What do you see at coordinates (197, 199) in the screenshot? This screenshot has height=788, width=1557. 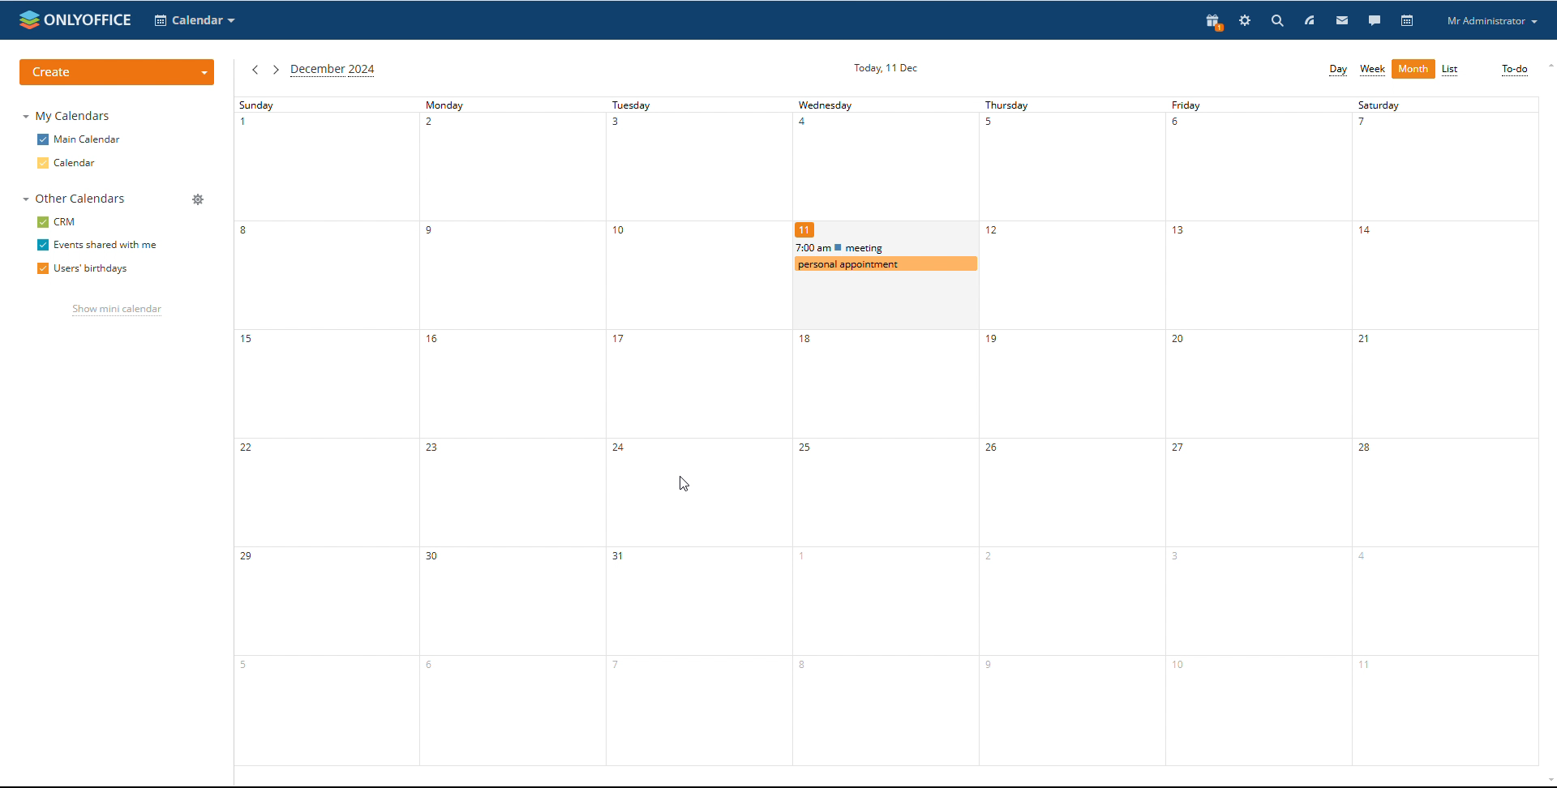 I see `manage` at bounding box center [197, 199].